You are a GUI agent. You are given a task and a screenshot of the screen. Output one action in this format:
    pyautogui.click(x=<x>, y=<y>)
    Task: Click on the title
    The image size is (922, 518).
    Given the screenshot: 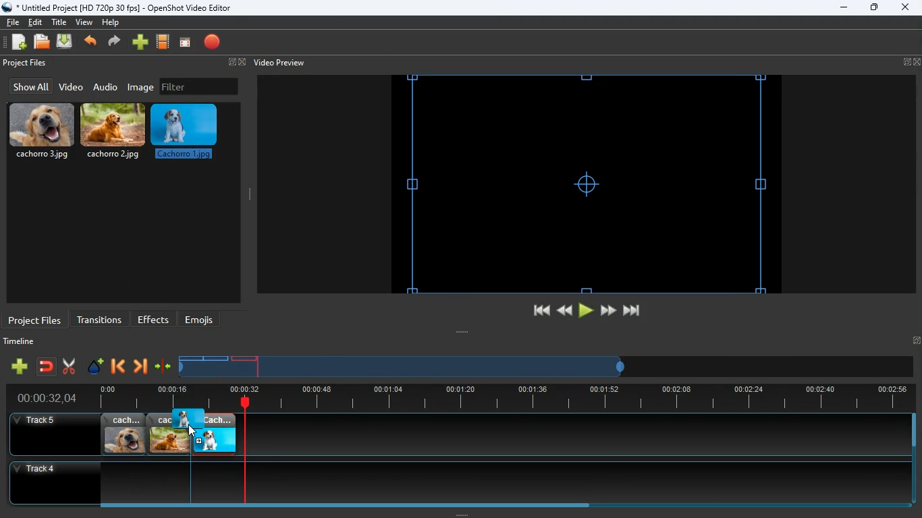 What is the action you would take?
    pyautogui.click(x=61, y=22)
    